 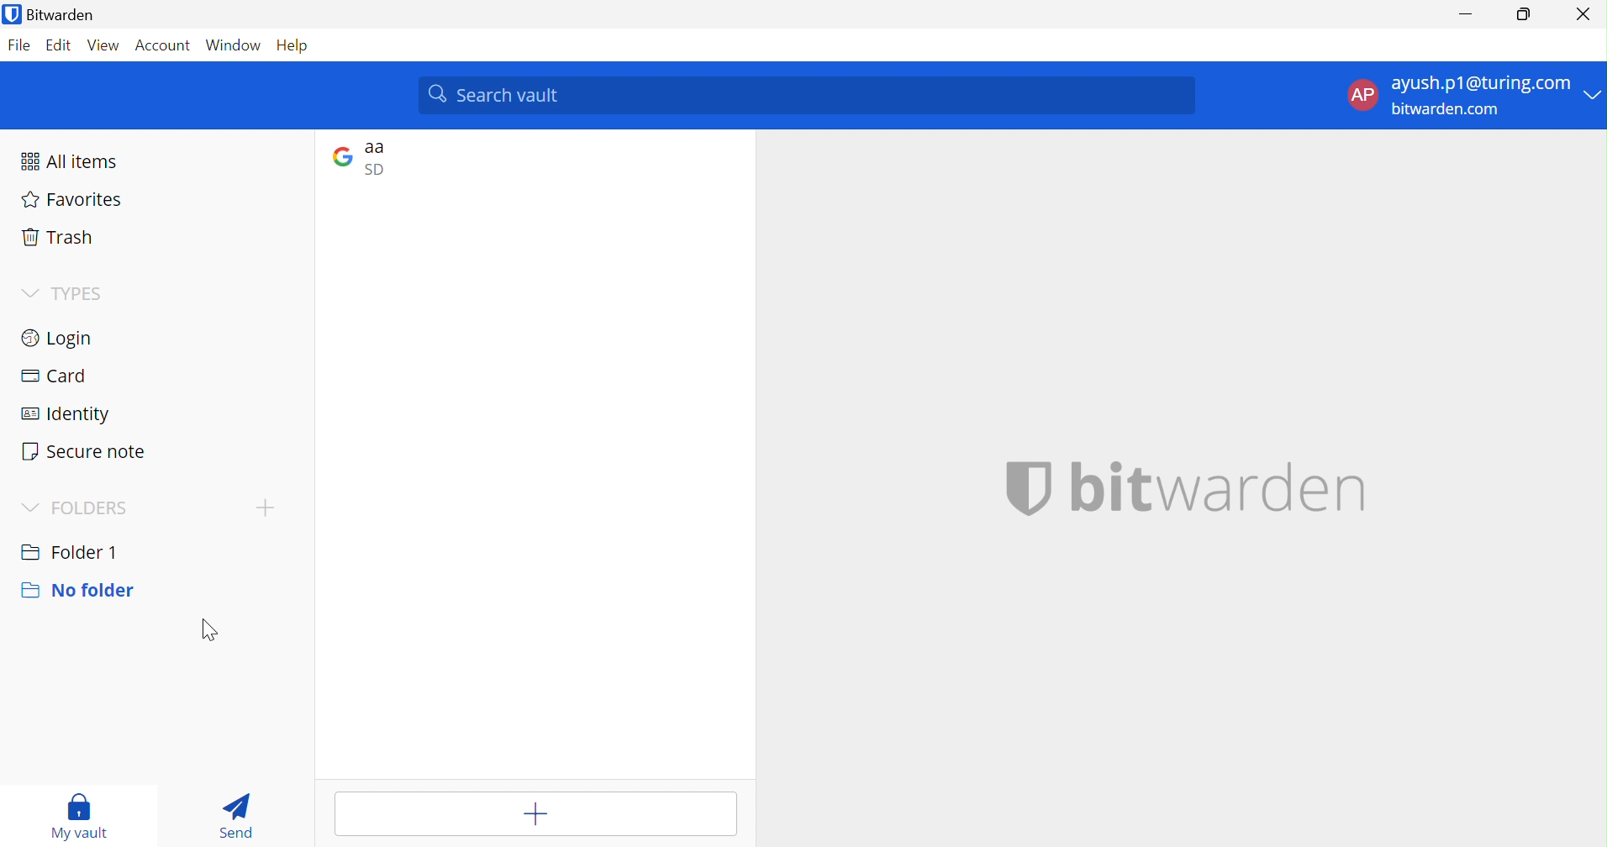 I want to click on Minimize, so click(x=1464, y=16).